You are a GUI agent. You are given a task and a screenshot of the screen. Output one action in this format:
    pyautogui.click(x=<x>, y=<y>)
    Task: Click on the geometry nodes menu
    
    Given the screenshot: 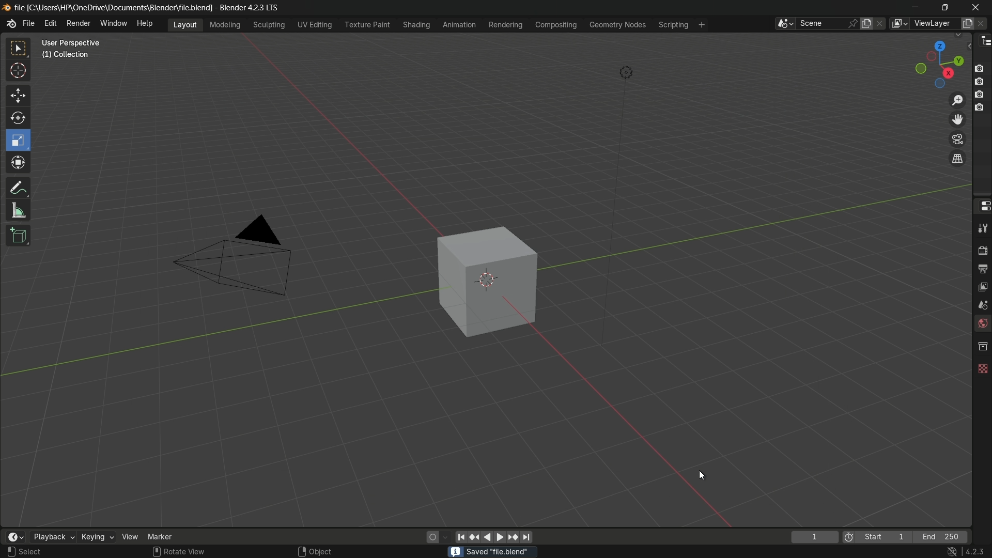 What is the action you would take?
    pyautogui.click(x=617, y=25)
    